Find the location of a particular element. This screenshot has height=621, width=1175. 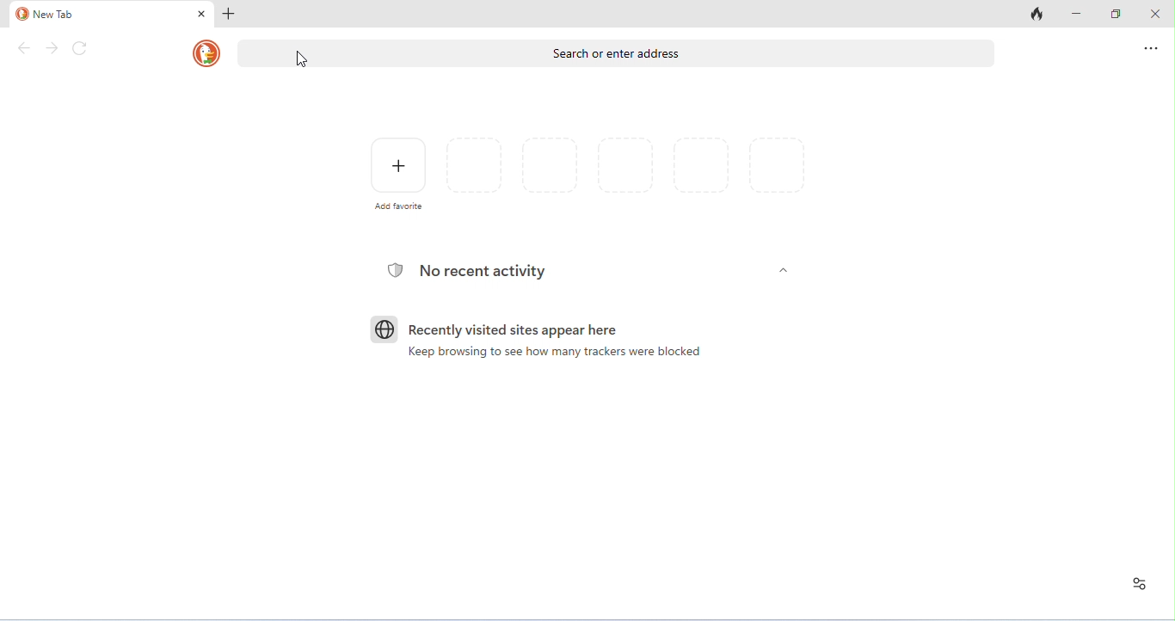

search or enter address is located at coordinates (616, 53).